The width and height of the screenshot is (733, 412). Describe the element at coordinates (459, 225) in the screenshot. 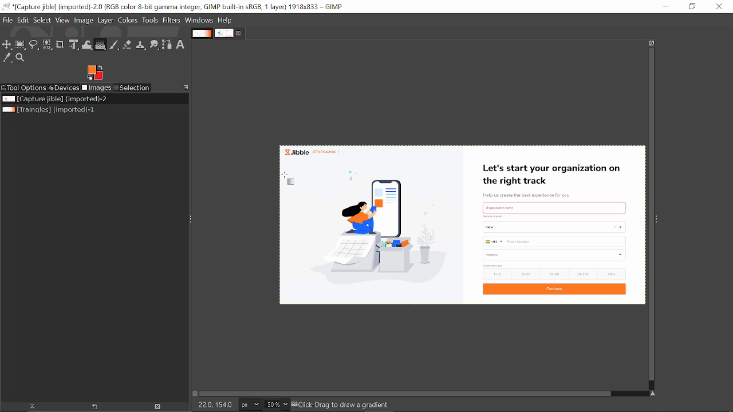

I see `current image` at that location.